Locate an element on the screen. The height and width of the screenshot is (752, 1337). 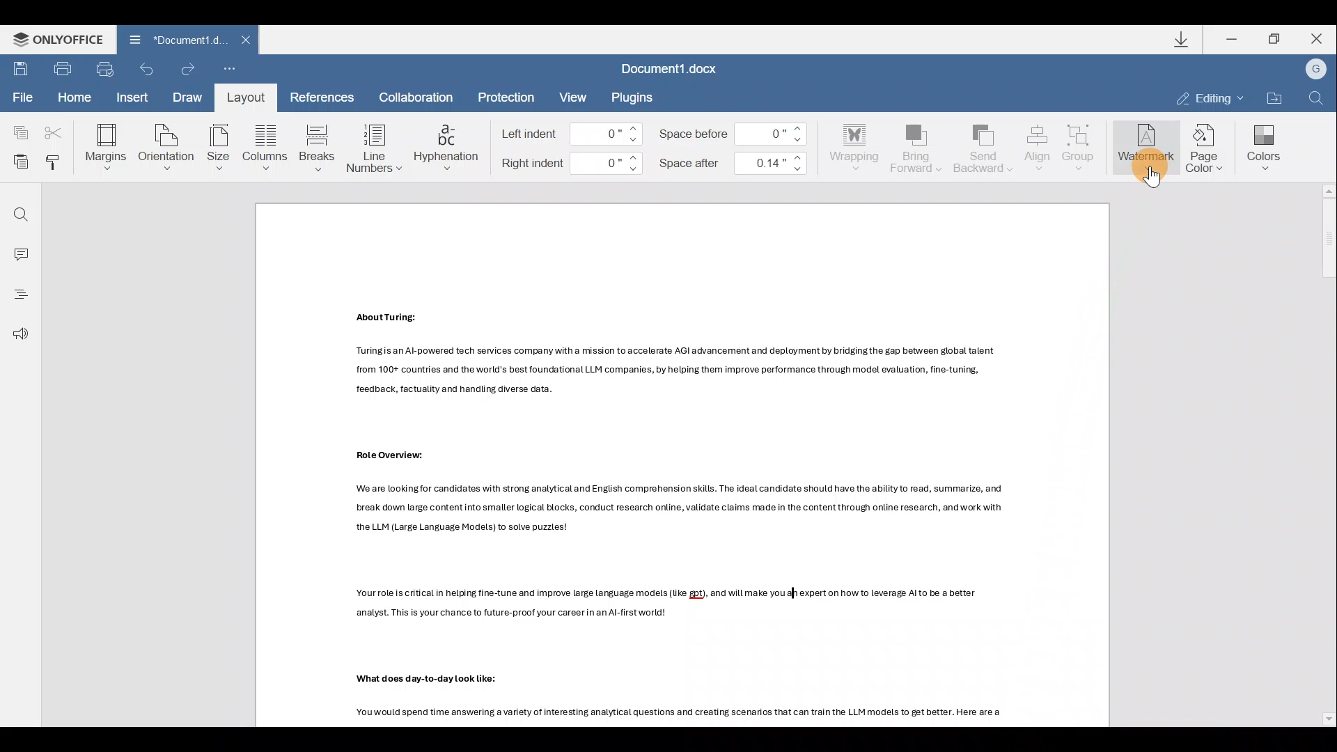
Redo is located at coordinates (185, 68).